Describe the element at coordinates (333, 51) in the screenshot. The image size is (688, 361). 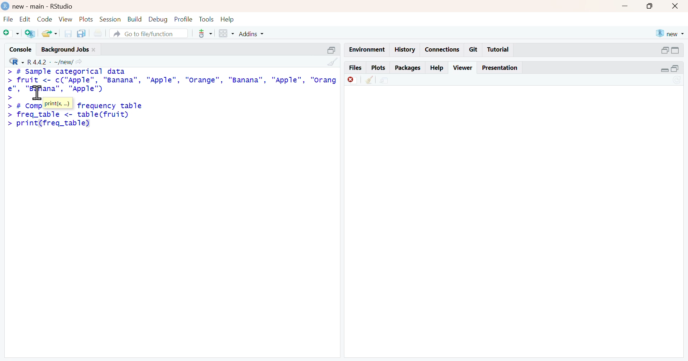
I see `collapse` at that location.